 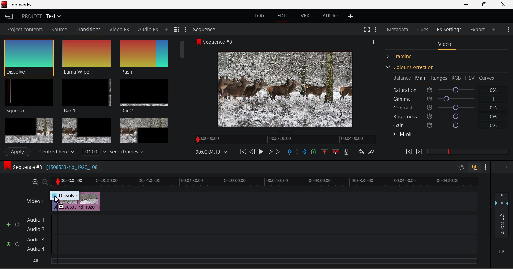 What do you see at coordinates (508, 29) in the screenshot?
I see `Show Settings` at bounding box center [508, 29].